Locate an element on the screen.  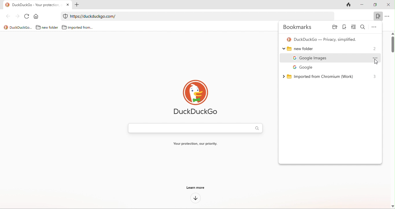
track tab is located at coordinates (350, 4).